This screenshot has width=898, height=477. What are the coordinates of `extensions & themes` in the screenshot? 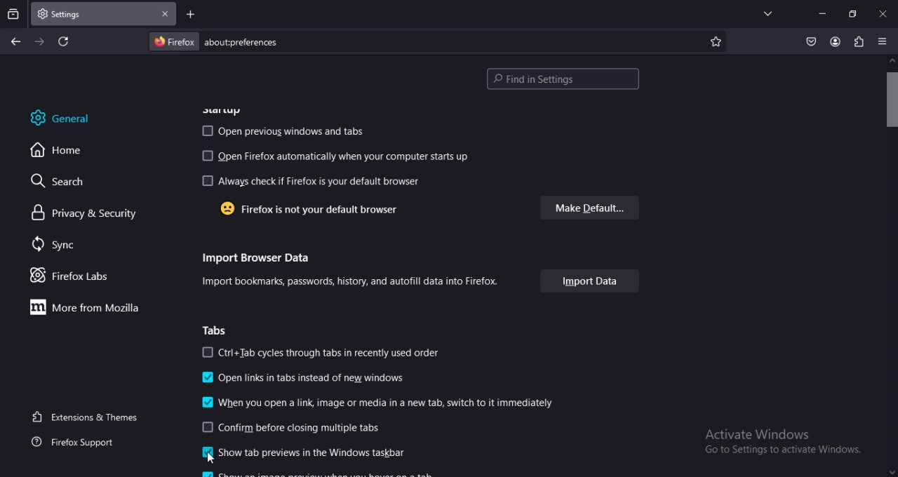 It's located at (88, 417).